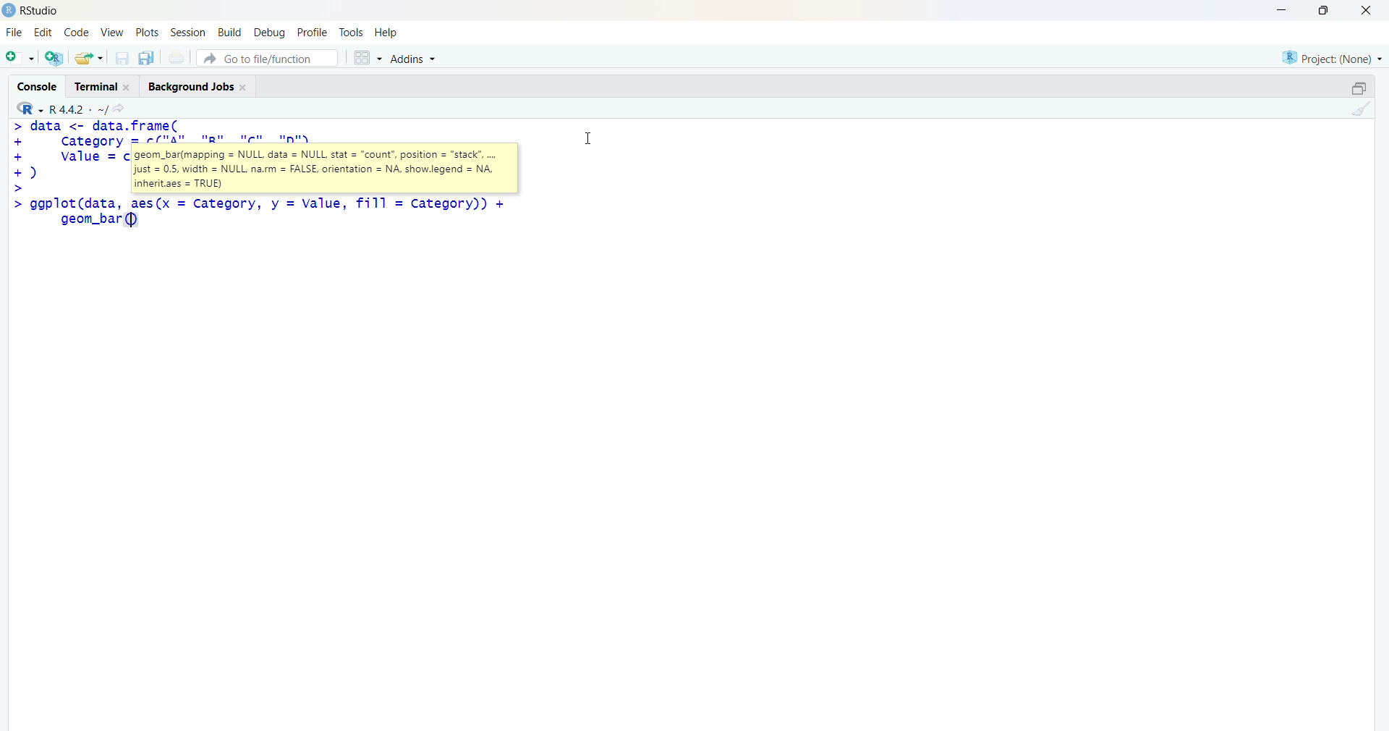 The height and width of the screenshot is (731, 1389). What do you see at coordinates (416, 59) in the screenshot?
I see `Addins` at bounding box center [416, 59].